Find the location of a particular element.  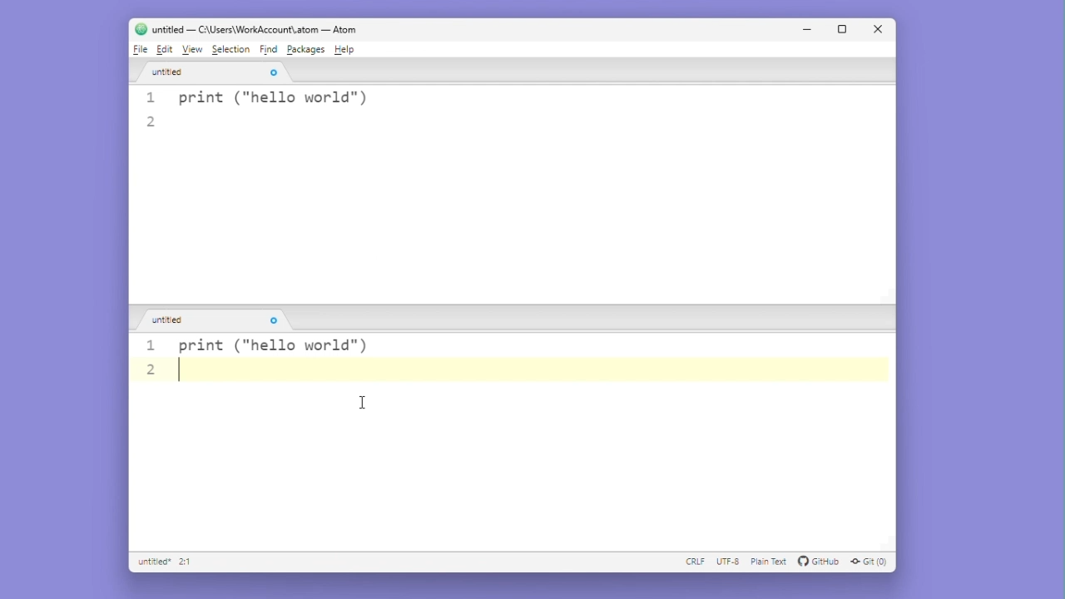

File is located at coordinates (139, 51).